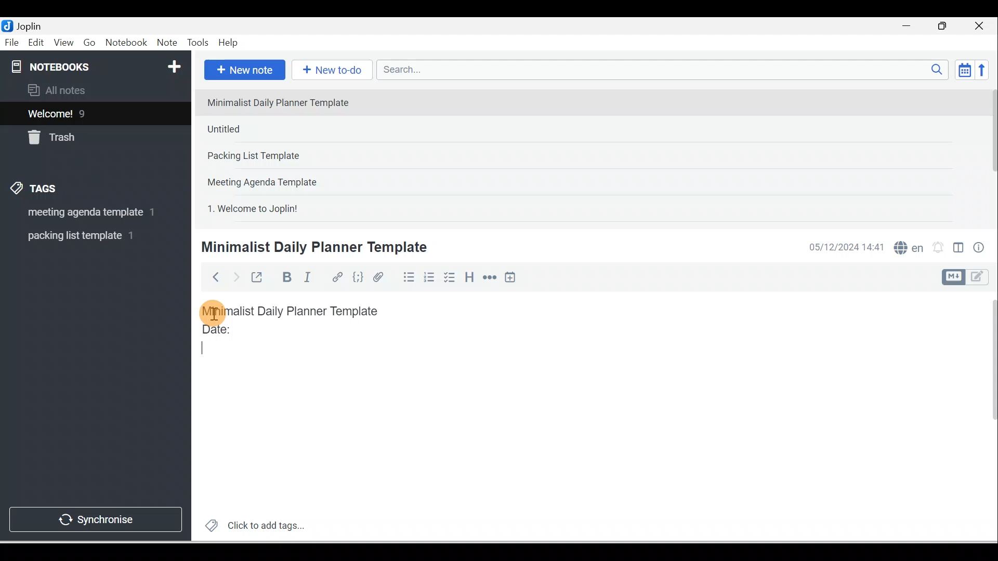 This screenshot has width=998, height=561. What do you see at coordinates (12, 42) in the screenshot?
I see `File` at bounding box center [12, 42].